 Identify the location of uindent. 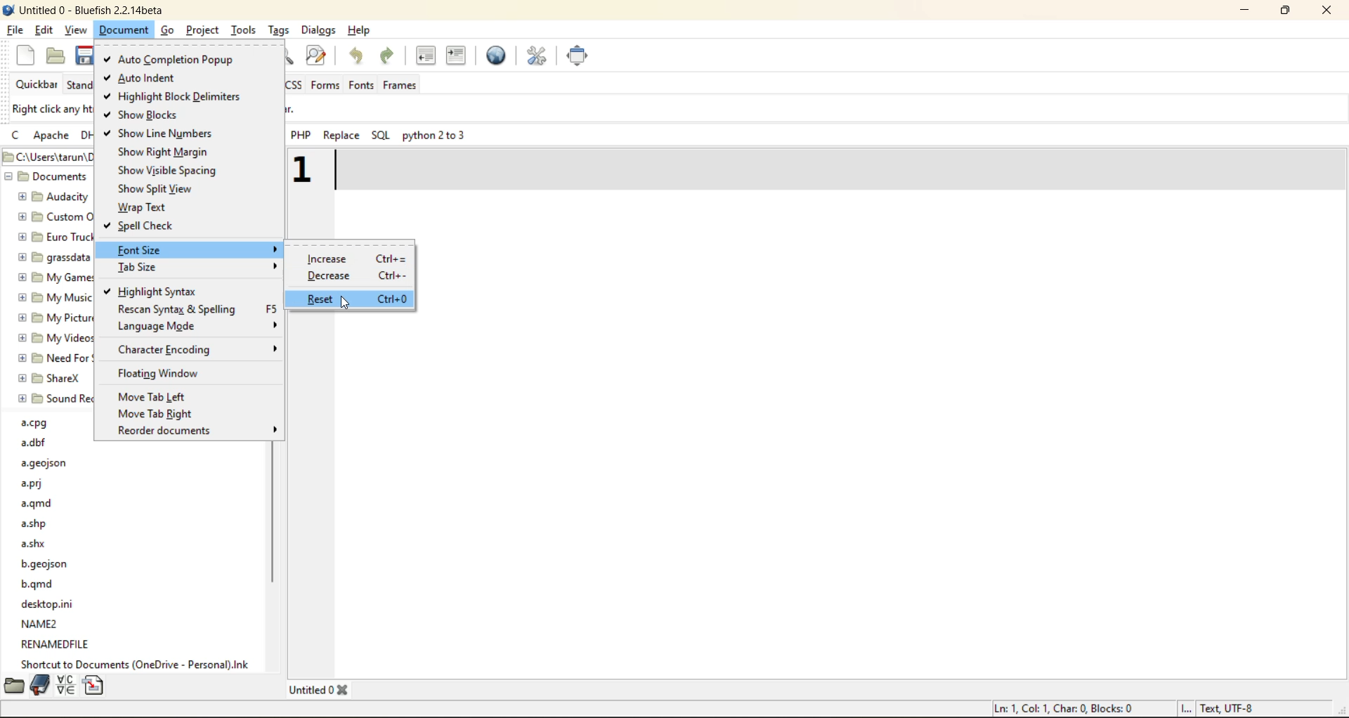
(429, 57).